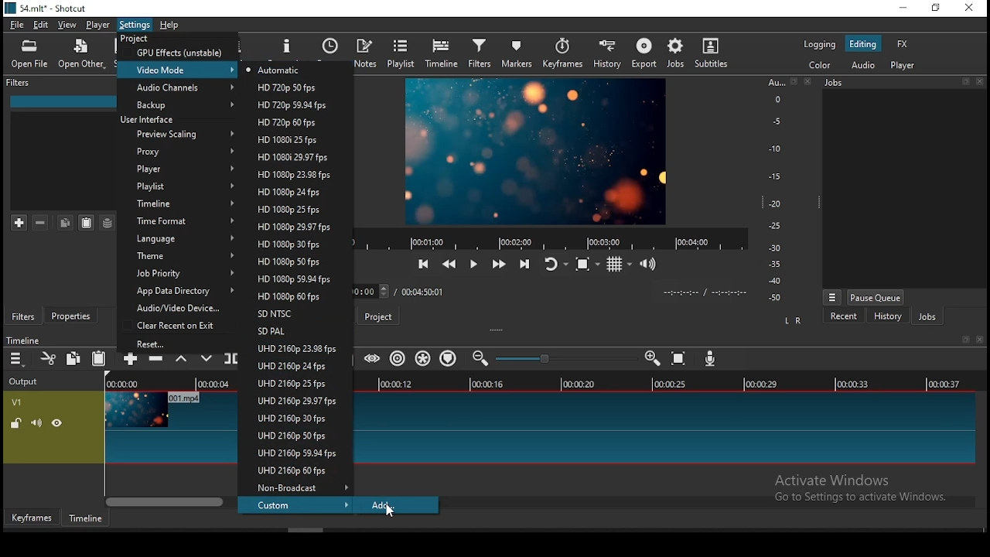 This screenshot has height=557, width=990. I want to click on project, so click(133, 39).